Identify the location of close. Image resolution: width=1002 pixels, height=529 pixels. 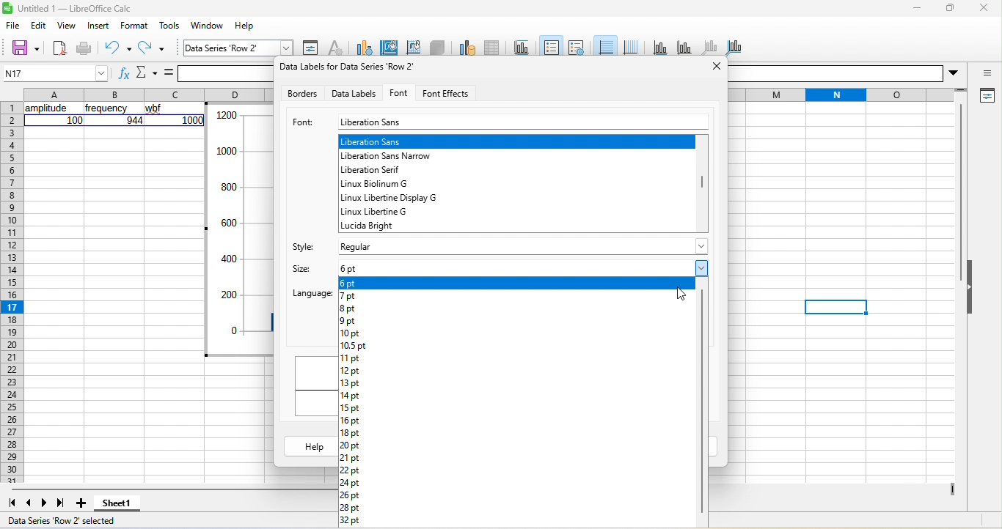
(716, 70).